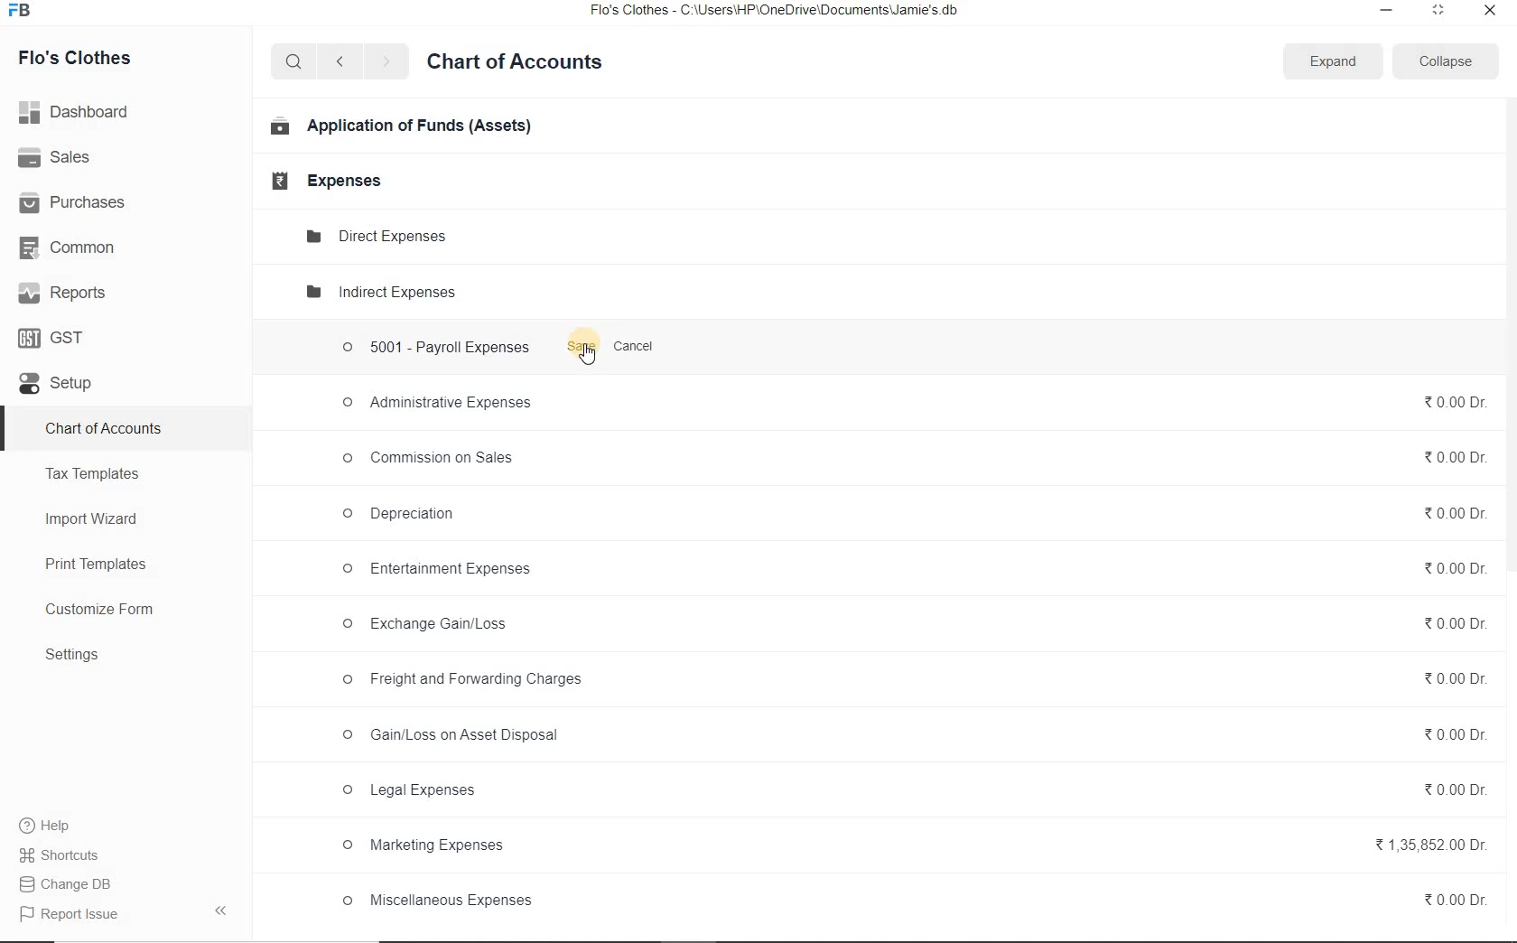 The height and width of the screenshot is (943, 1517). Describe the element at coordinates (910, 404) in the screenshot. I see `© Administrative Expenses %0.00Dr.` at that location.